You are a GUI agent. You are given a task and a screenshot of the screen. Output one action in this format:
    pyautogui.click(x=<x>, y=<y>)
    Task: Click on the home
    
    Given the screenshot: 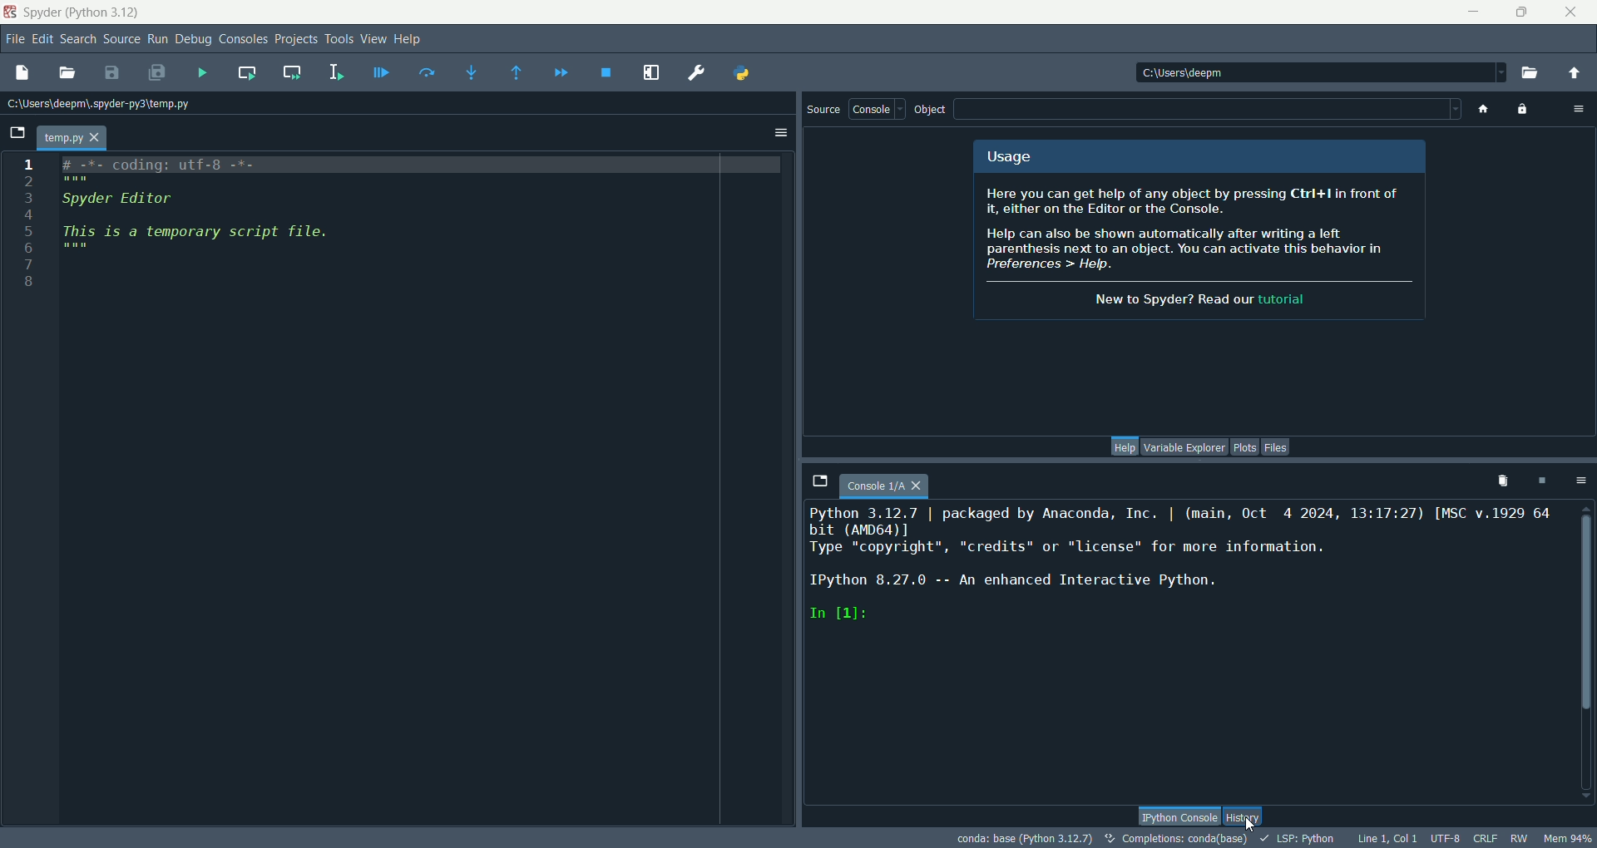 What is the action you would take?
    pyautogui.click(x=1486, y=111)
    